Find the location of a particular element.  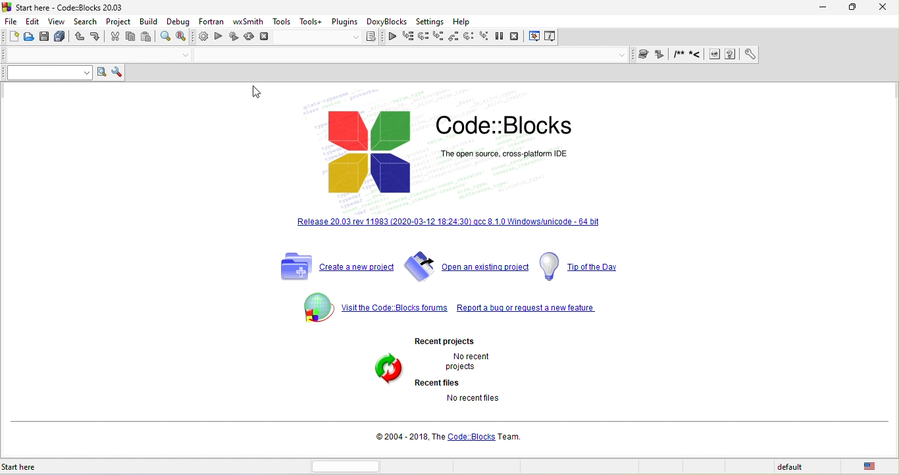

step out is located at coordinates (453, 37).